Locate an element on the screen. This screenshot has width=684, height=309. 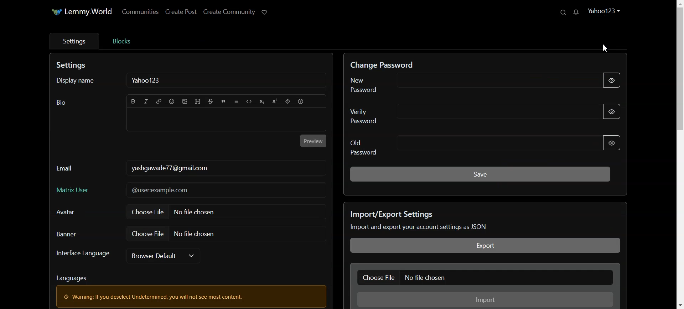
Settings is located at coordinates (73, 41).